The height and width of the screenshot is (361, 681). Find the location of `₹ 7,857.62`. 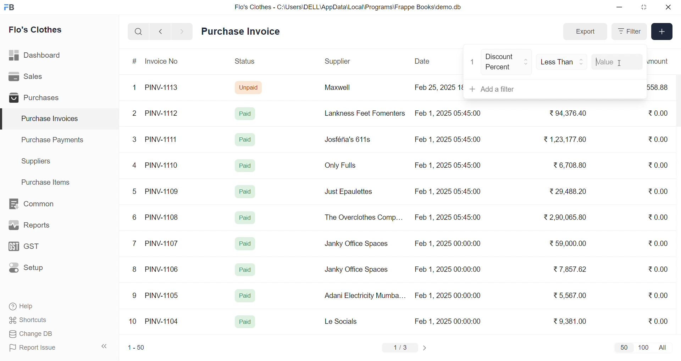

₹ 7,857.62 is located at coordinates (571, 269).